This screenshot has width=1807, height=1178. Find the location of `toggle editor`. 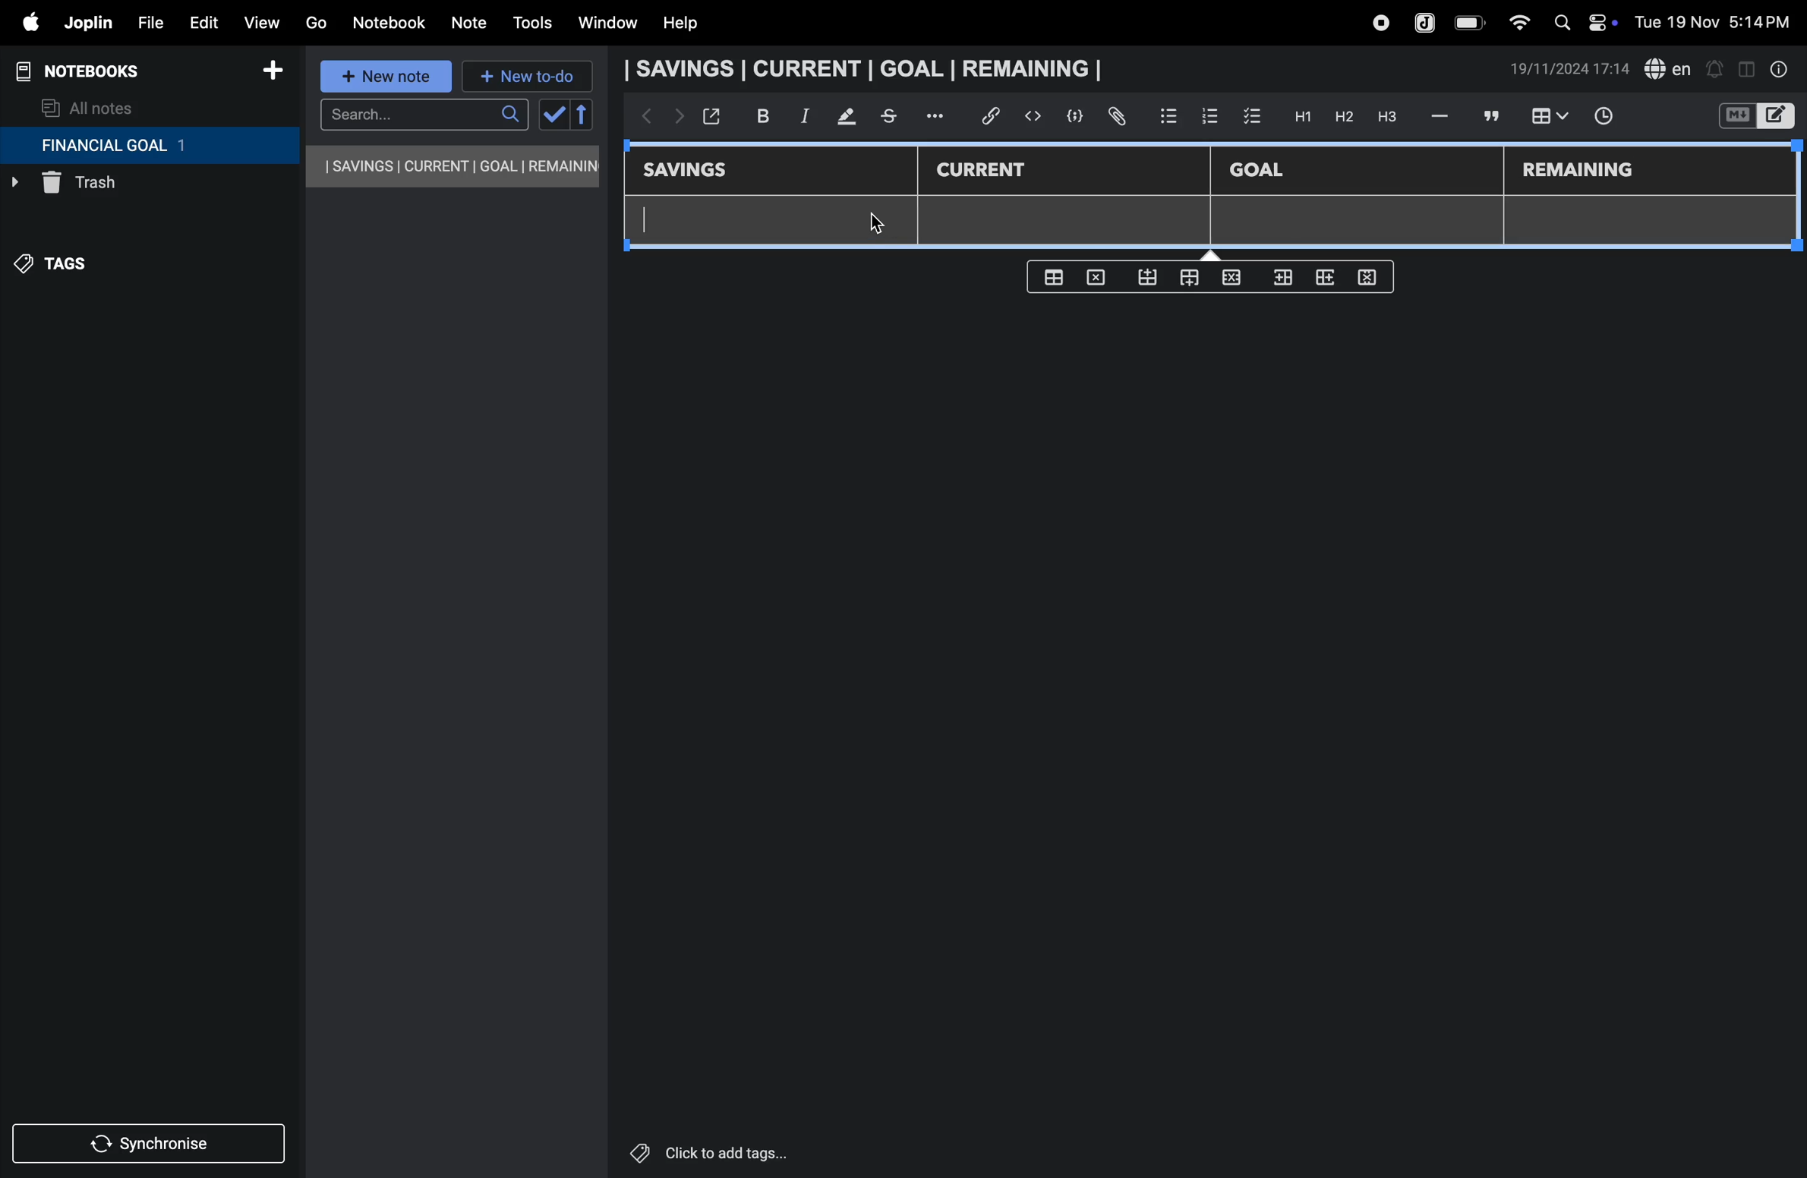

toggle editor is located at coordinates (1746, 68).